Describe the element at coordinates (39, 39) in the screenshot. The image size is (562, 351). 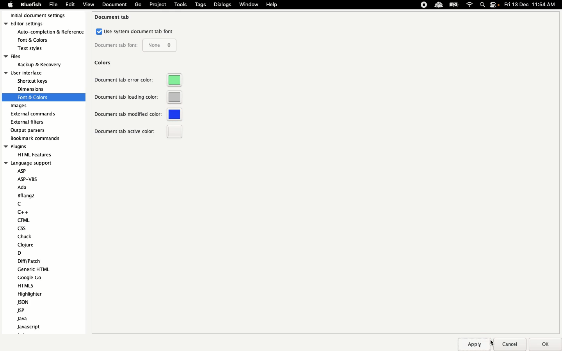
I see `fonts & colors` at that location.